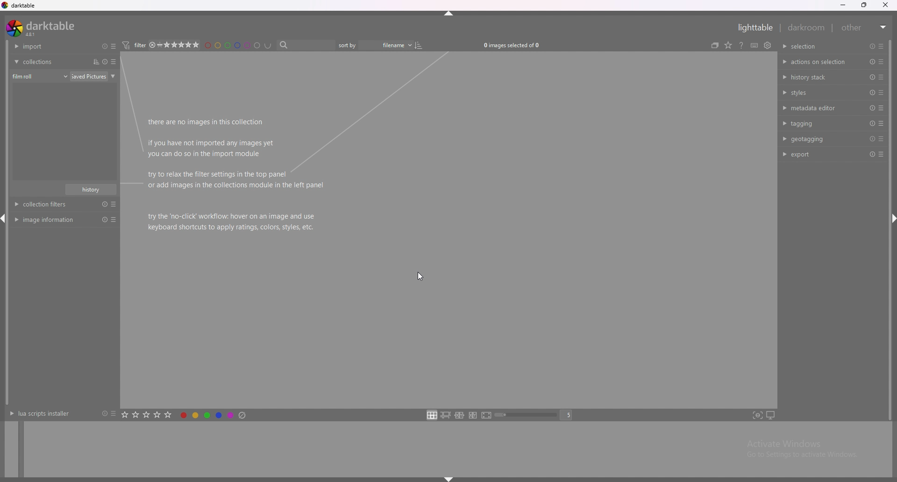  Describe the element at coordinates (871, 77) in the screenshot. I see `preset` at that location.